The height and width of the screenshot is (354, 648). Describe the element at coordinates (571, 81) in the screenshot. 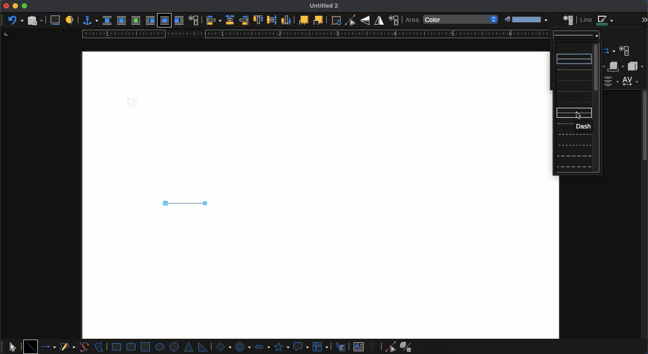

I see `Dot (rounded)` at that location.